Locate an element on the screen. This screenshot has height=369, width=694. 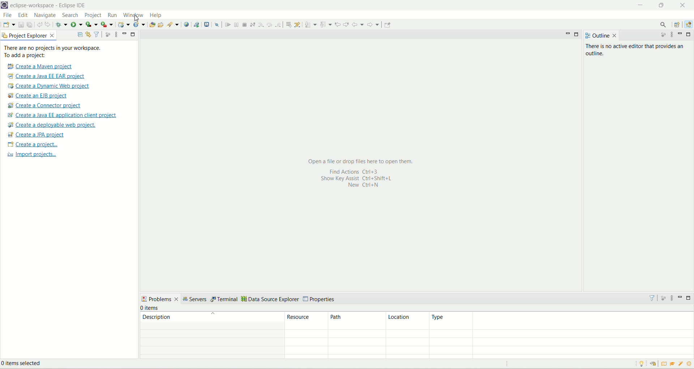
forward is located at coordinates (374, 25).